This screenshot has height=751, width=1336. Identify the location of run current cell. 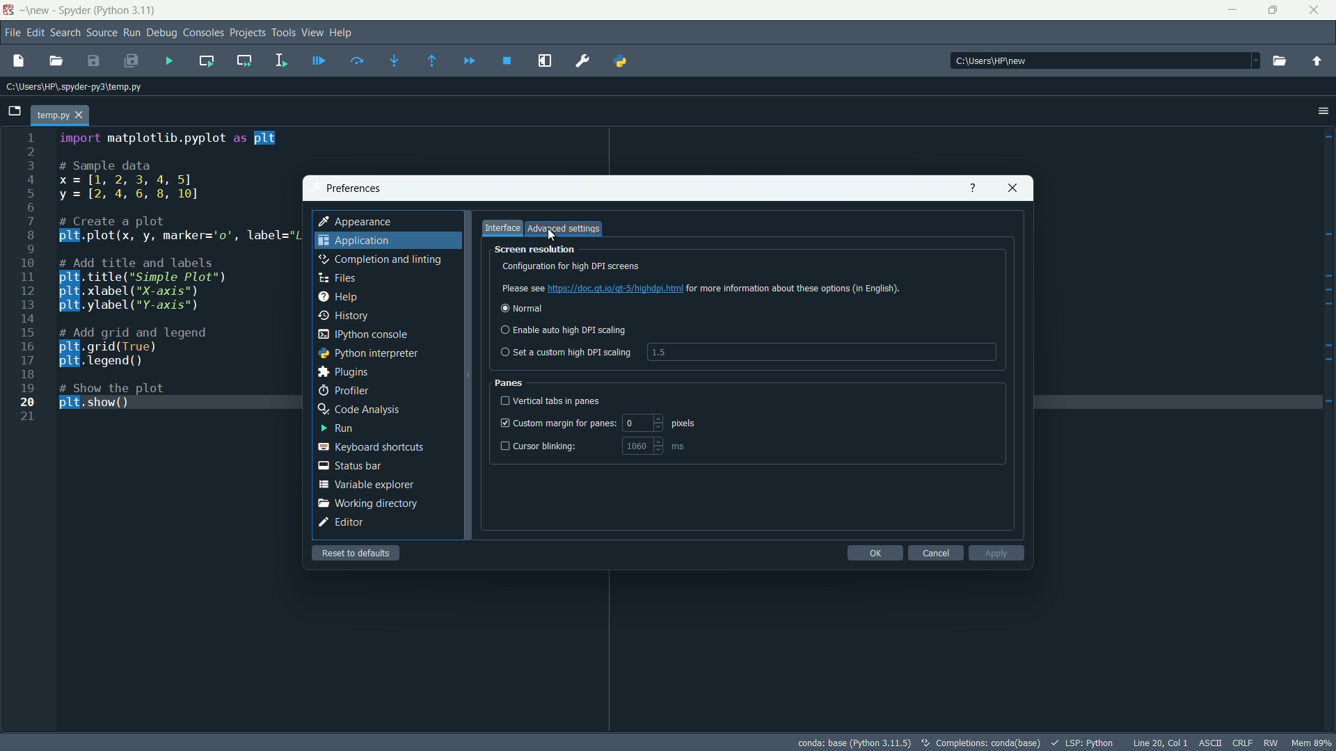
(207, 60).